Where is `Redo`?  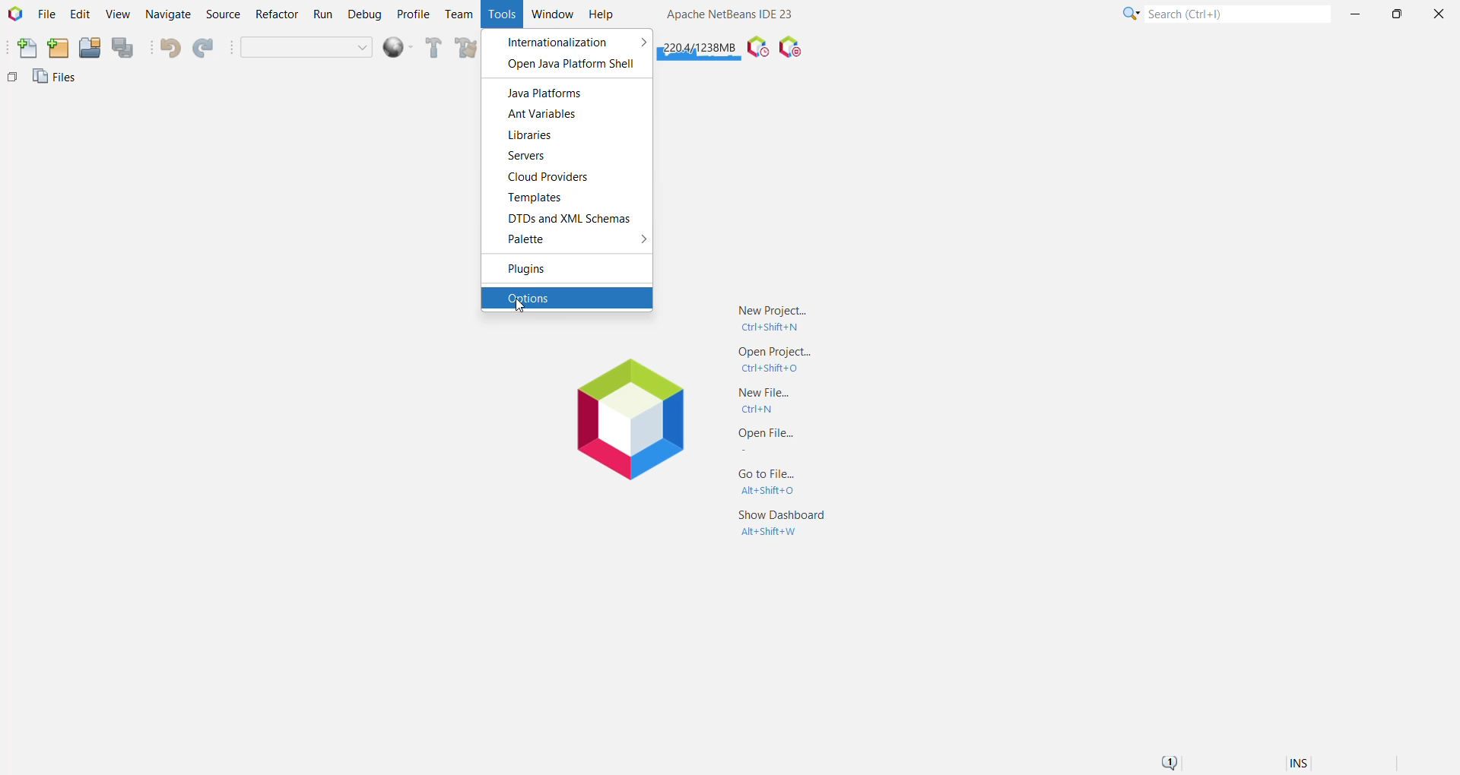 Redo is located at coordinates (205, 49).